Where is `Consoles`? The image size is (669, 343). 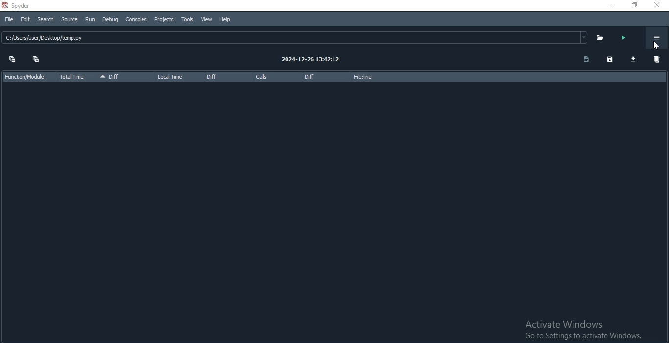
Consoles is located at coordinates (137, 20).